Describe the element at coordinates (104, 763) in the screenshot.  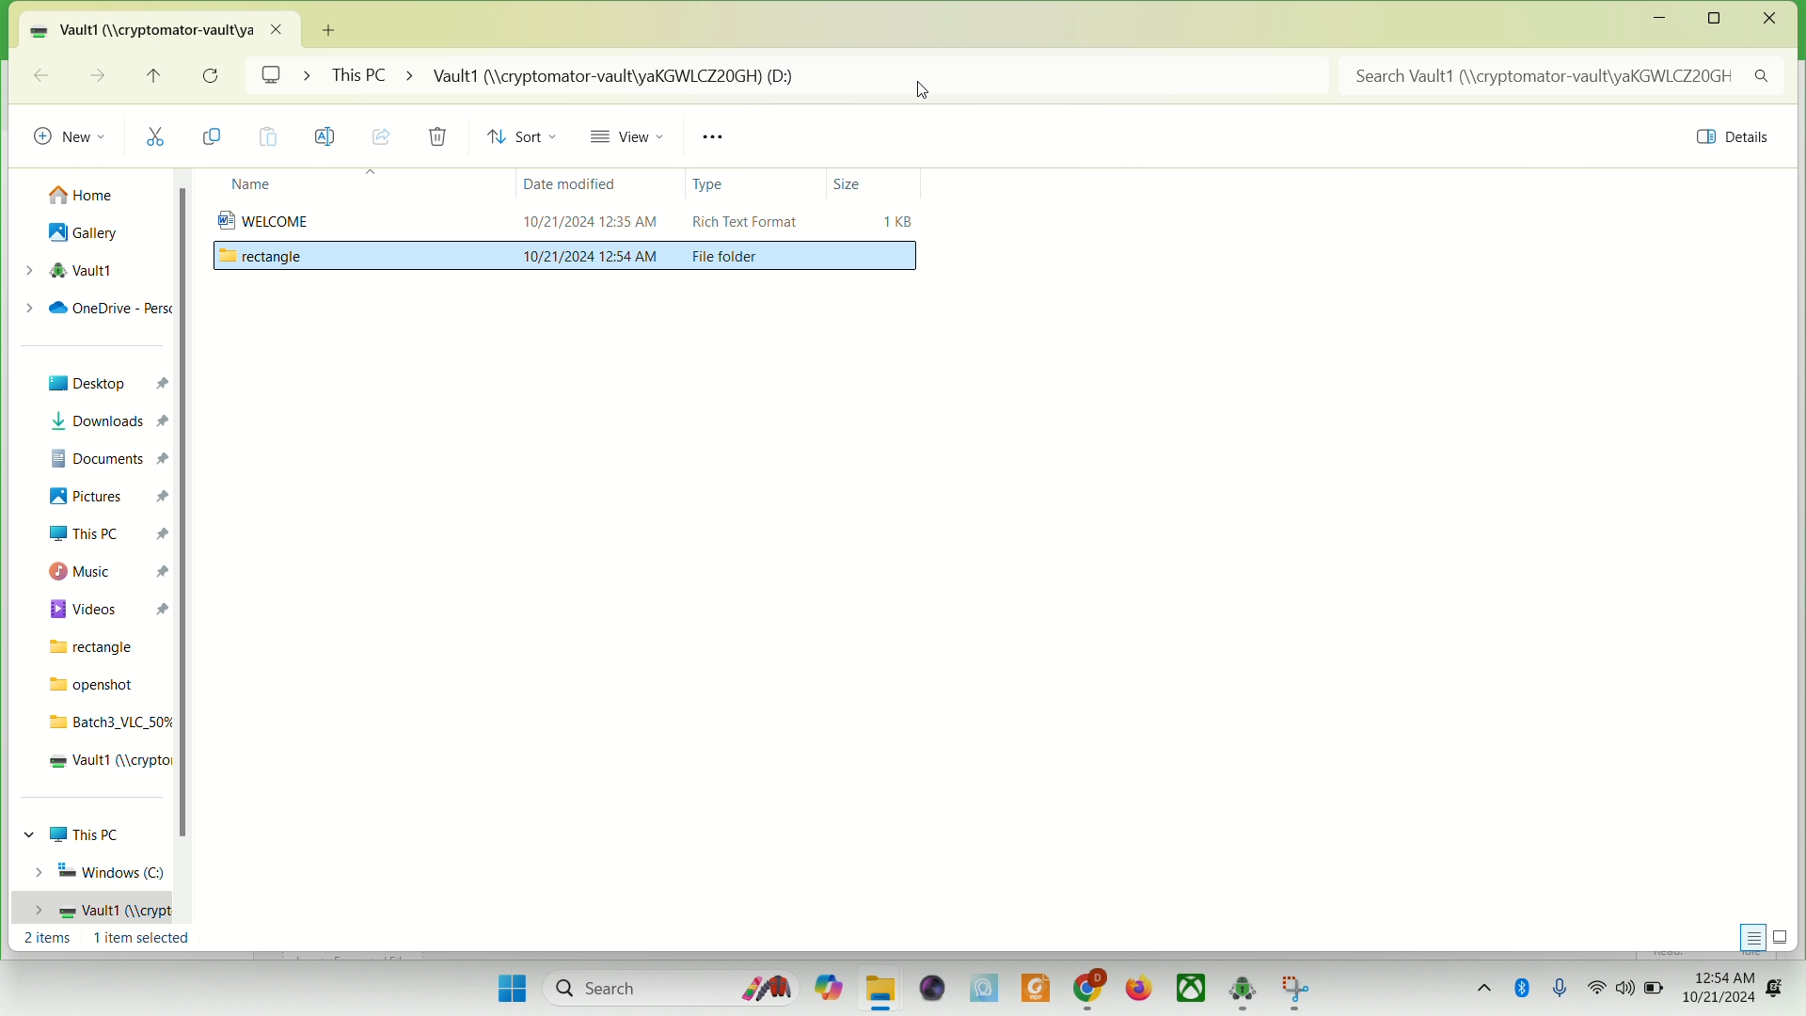
I see `vault1` at that location.